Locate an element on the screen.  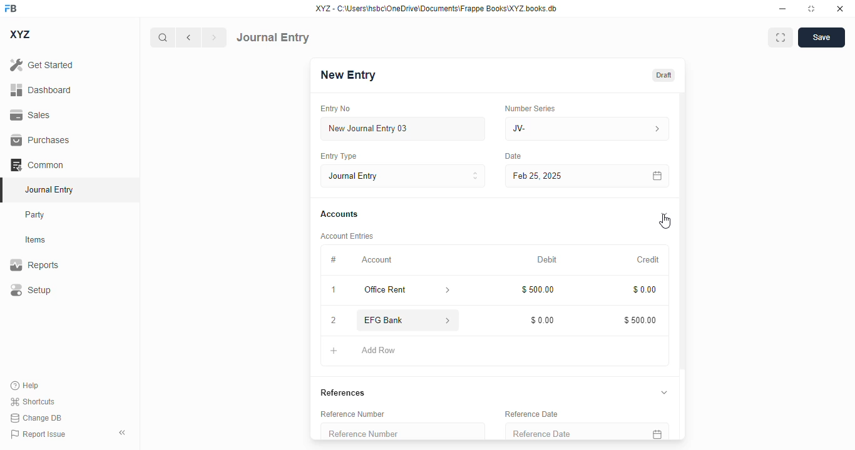
next is located at coordinates (215, 37).